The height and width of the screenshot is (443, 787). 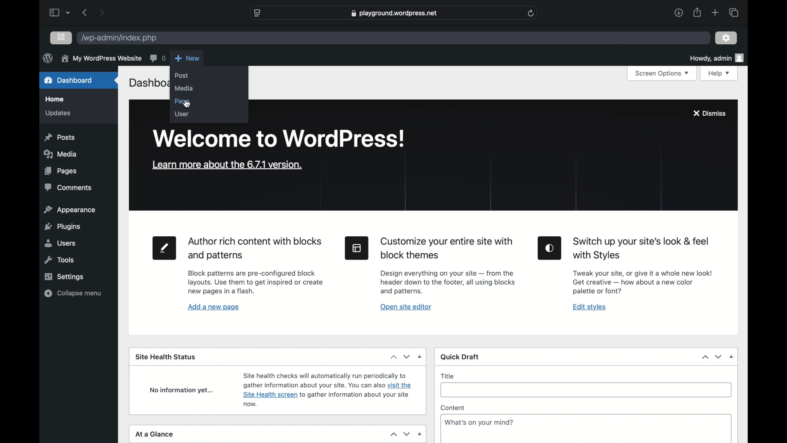 What do you see at coordinates (357, 248) in the screenshot?
I see `site editor` at bounding box center [357, 248].